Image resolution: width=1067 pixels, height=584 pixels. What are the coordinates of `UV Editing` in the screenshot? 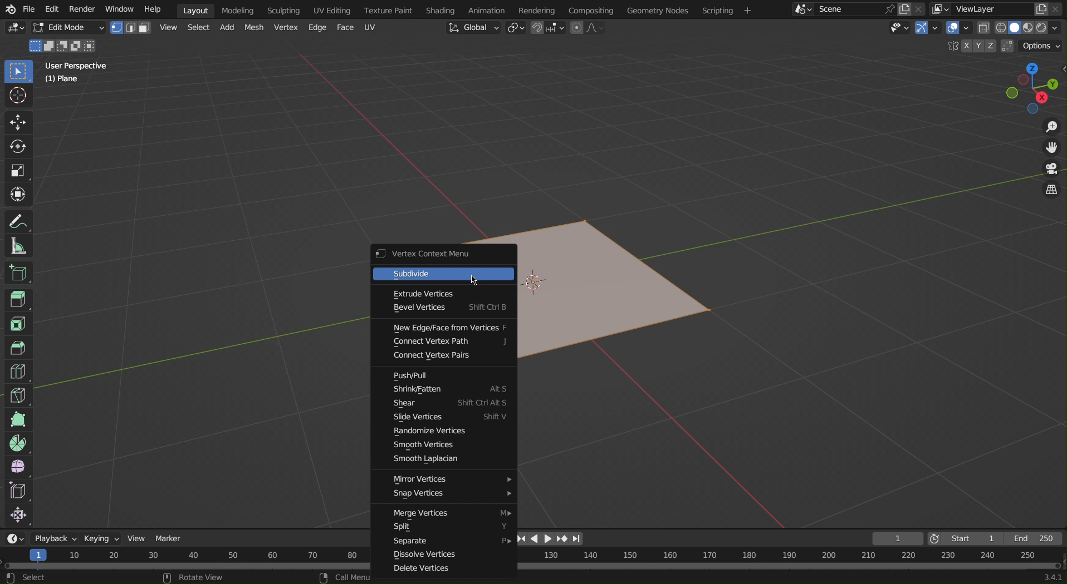 It's located at (330, 9).